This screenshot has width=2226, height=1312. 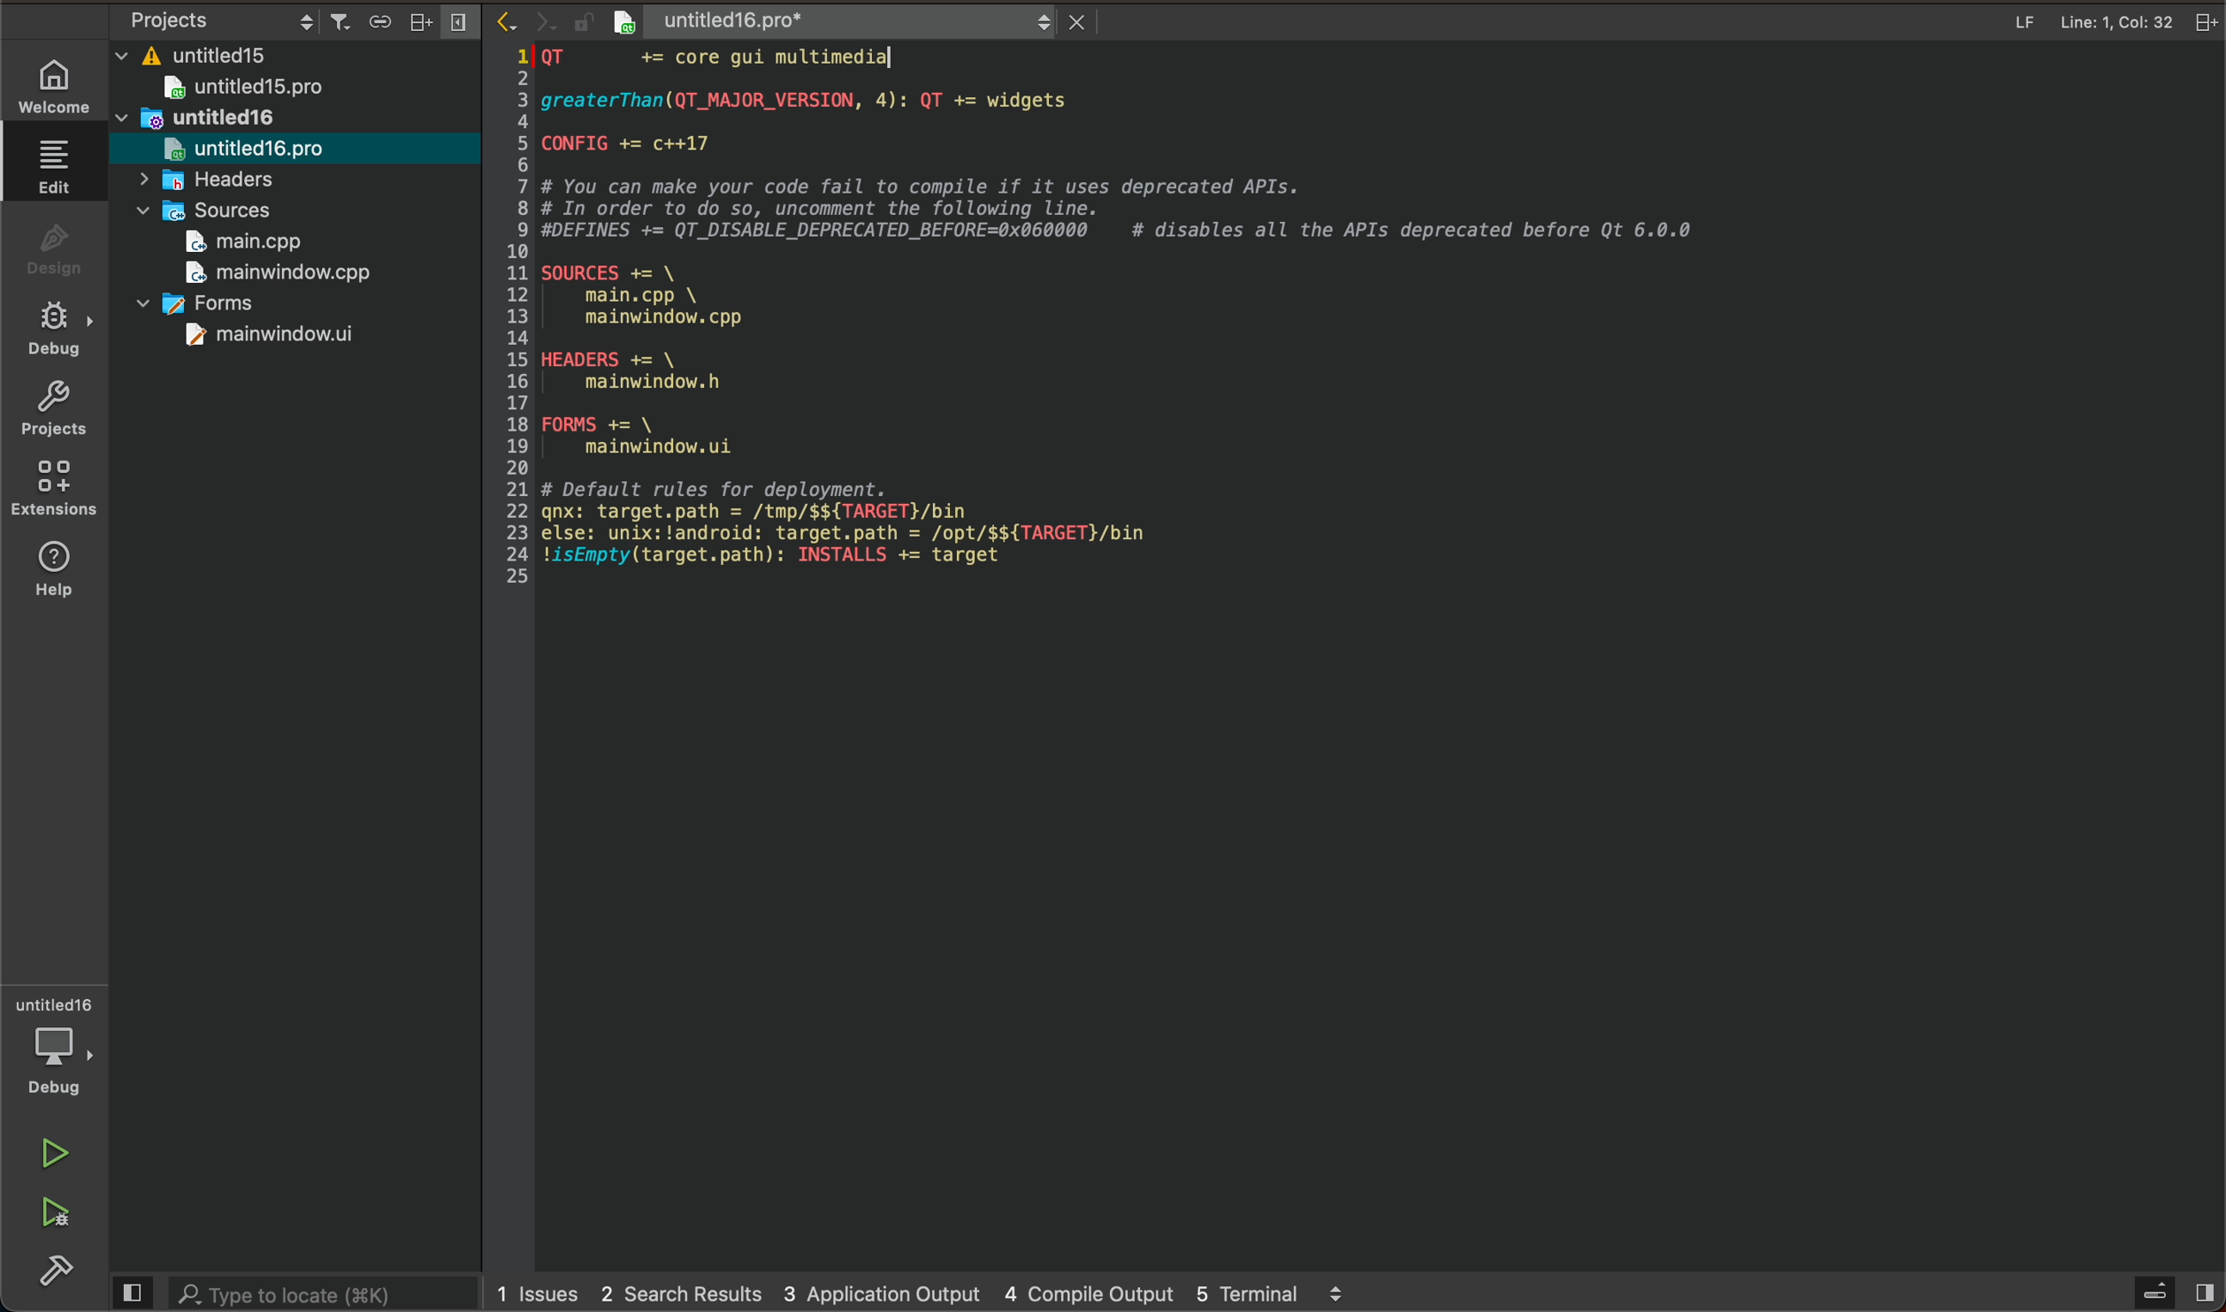 What do you see at coordinates (290, 1293) in the screenshot?
I see `search` at bounding box center [290, 1293].